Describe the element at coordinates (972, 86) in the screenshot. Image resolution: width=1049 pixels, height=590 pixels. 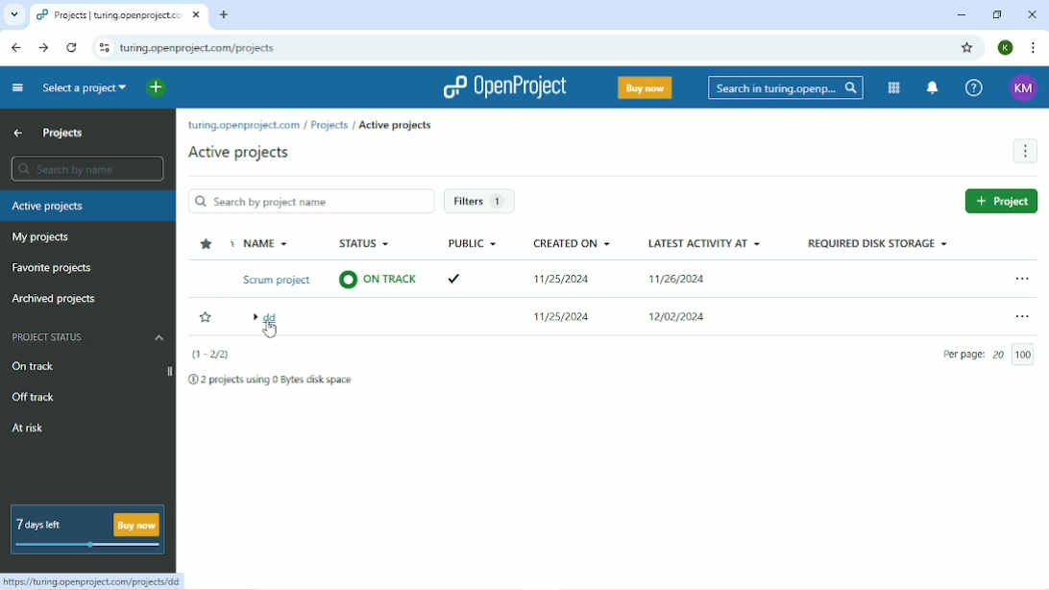
I see `Help` at that location.